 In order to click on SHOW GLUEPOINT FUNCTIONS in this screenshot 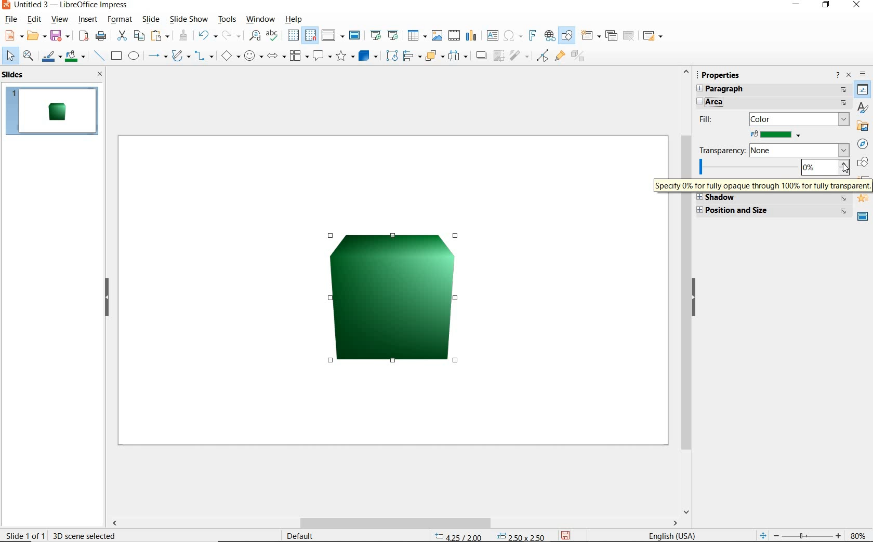, I will do `click(560, 57)`.